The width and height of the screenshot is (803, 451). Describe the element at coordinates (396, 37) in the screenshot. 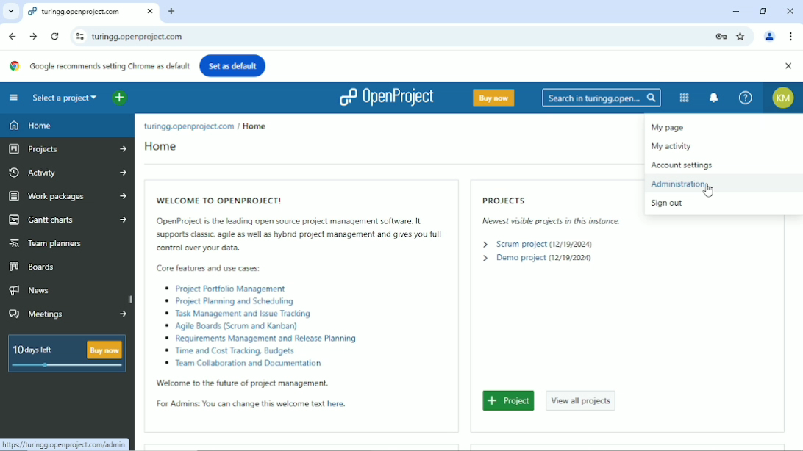

I see `current site link : turingg.openproject.com` at that location.